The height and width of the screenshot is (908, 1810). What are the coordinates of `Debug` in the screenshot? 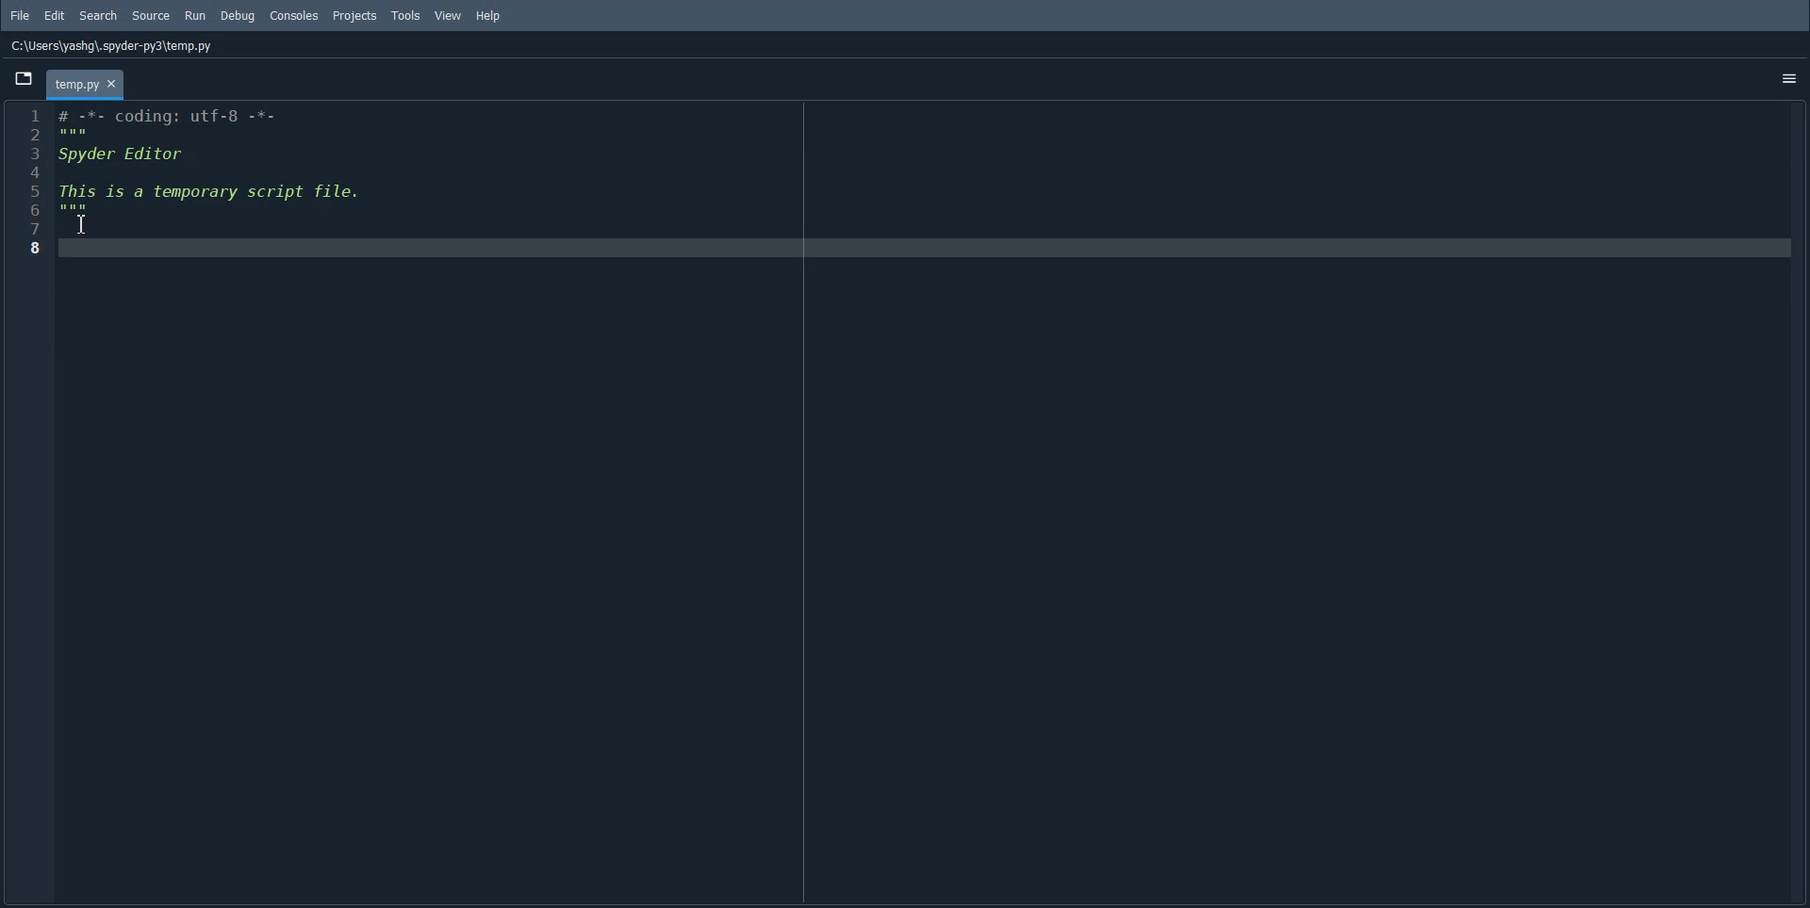 It's located at (242, 17).